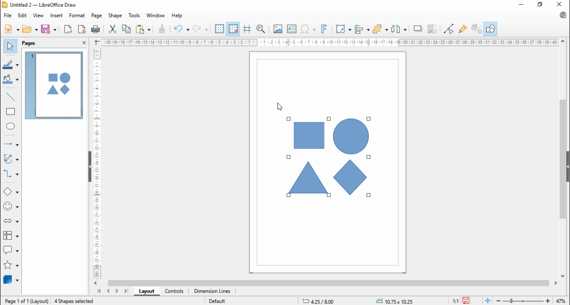 This screenshot has width=570, height=305. What do you see at coordinates (292, 29) in the screenshot?
I see `insert textbox` at bounding box center [292, 29].